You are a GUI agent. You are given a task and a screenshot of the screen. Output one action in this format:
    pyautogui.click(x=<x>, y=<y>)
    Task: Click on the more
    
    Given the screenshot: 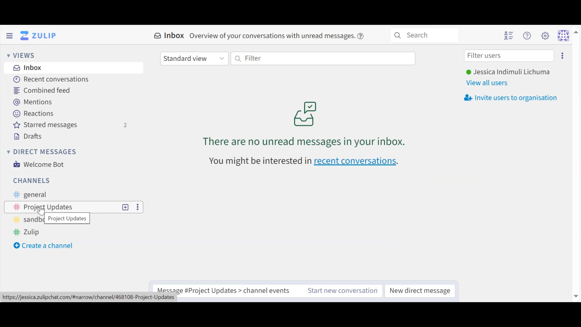 What is the action you would take?
    pyautogui.click(x=137, y=206)
    